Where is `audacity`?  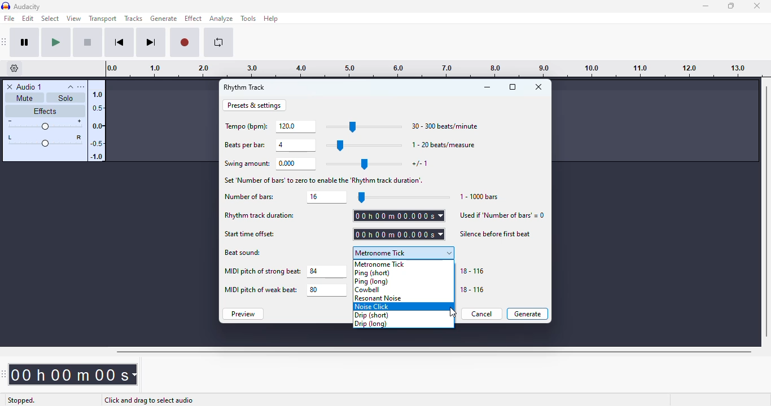
audacity is located at coordinates (28, 6).